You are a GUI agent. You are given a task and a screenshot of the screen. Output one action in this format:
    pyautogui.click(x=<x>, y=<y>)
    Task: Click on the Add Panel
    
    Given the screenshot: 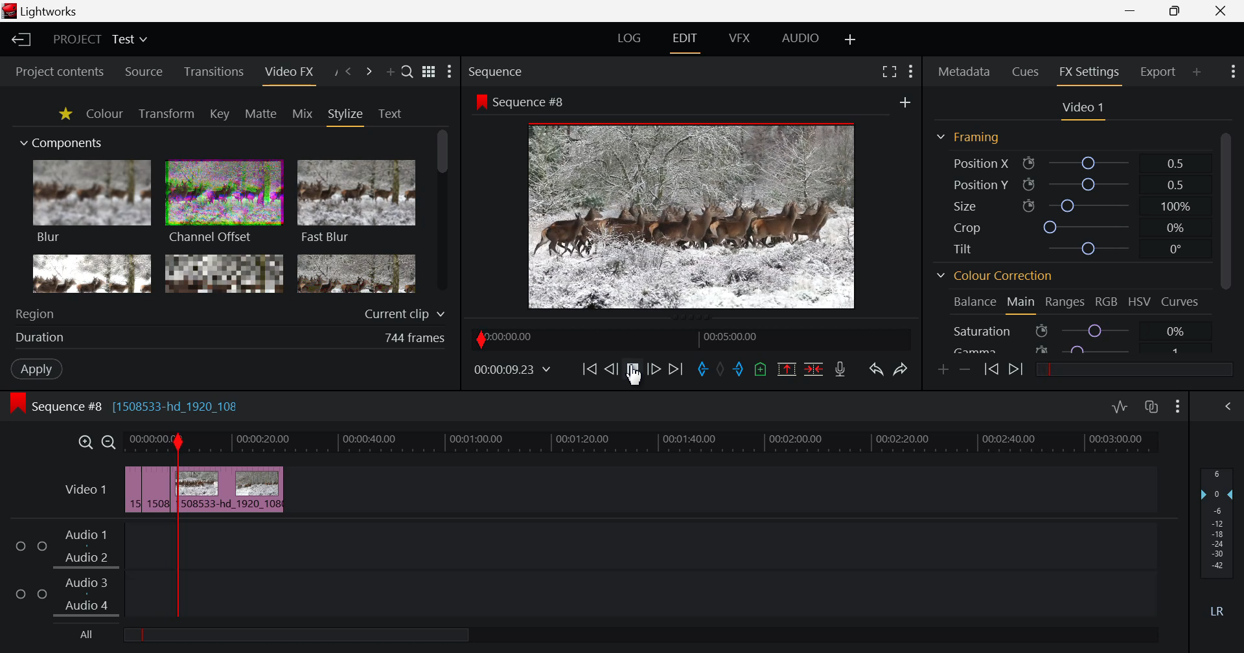 What is the action you would take?
    pyautogui.click(x=1197, y=71)
    